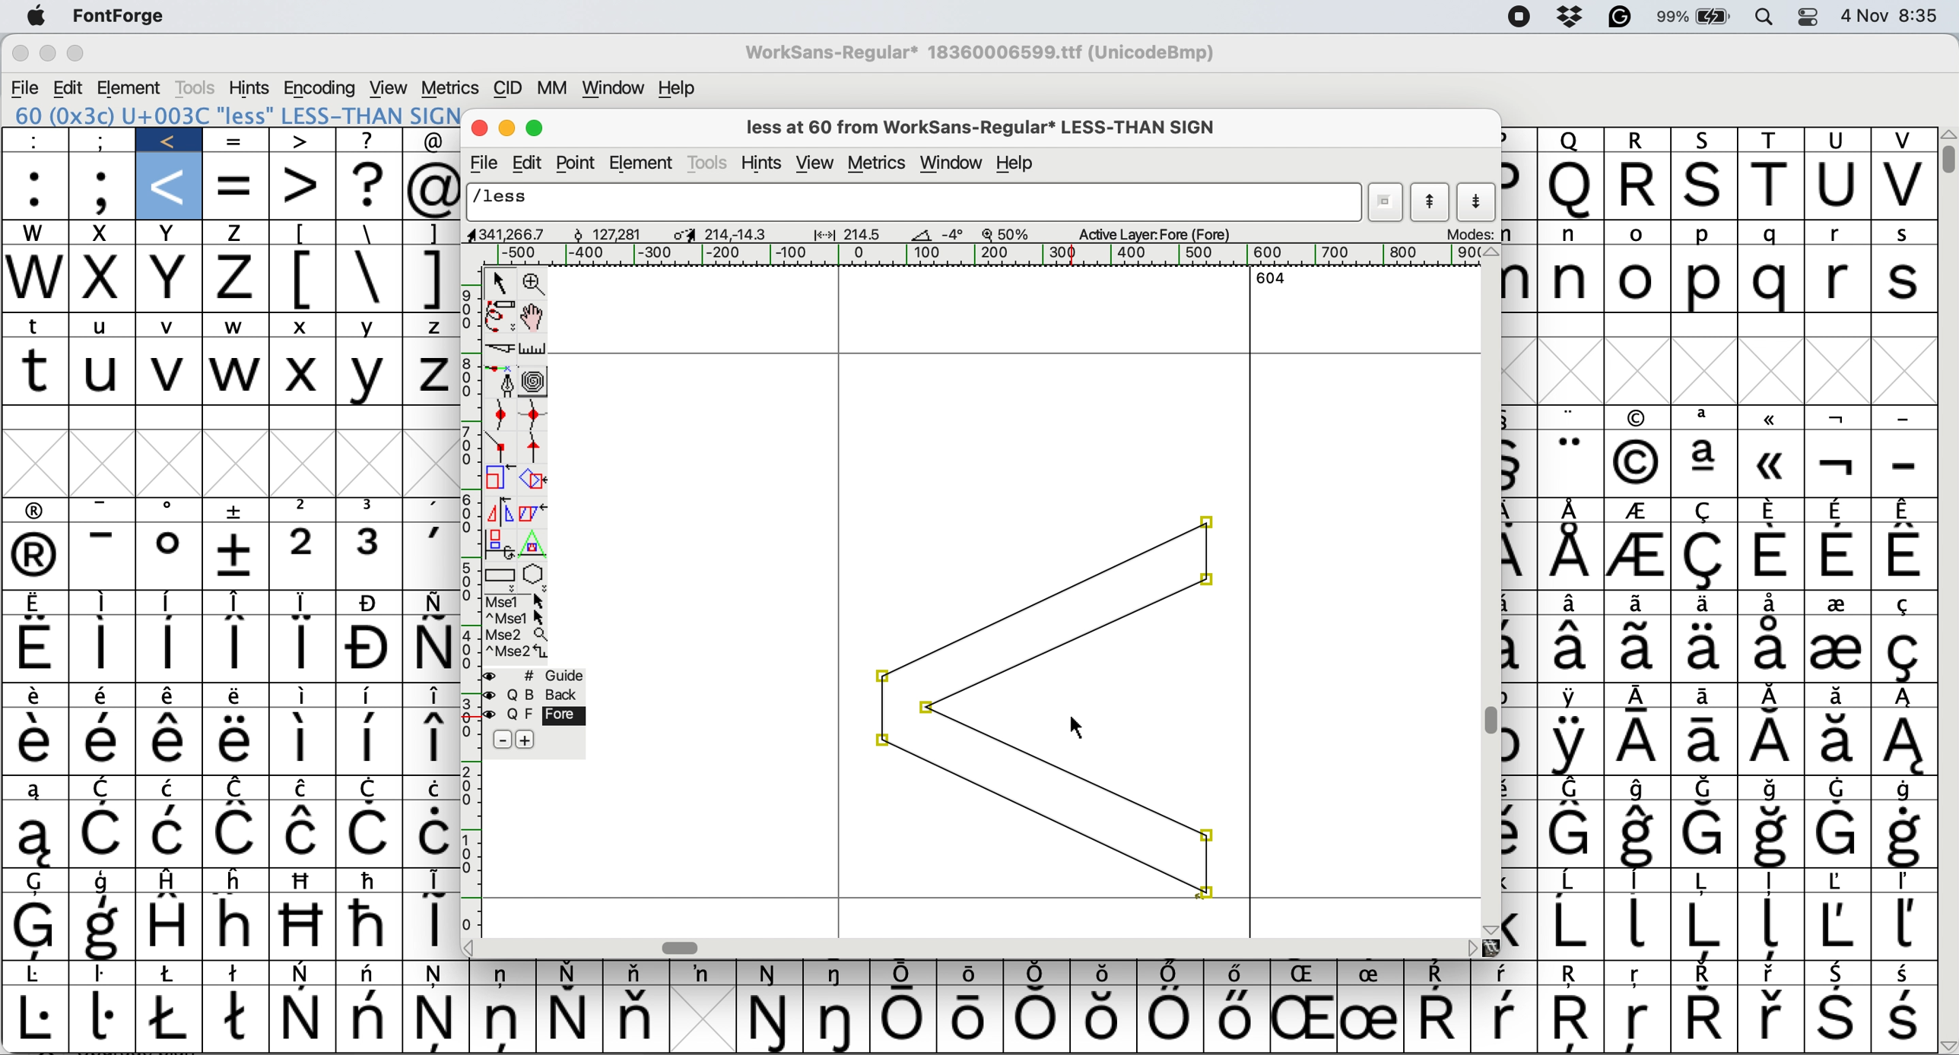 The height and width of the screenshot is (1055, 1959). What do you see at coordinates (498, 510) in the screenshot?
I see `flip the selection` at bounding box center [498, 510].